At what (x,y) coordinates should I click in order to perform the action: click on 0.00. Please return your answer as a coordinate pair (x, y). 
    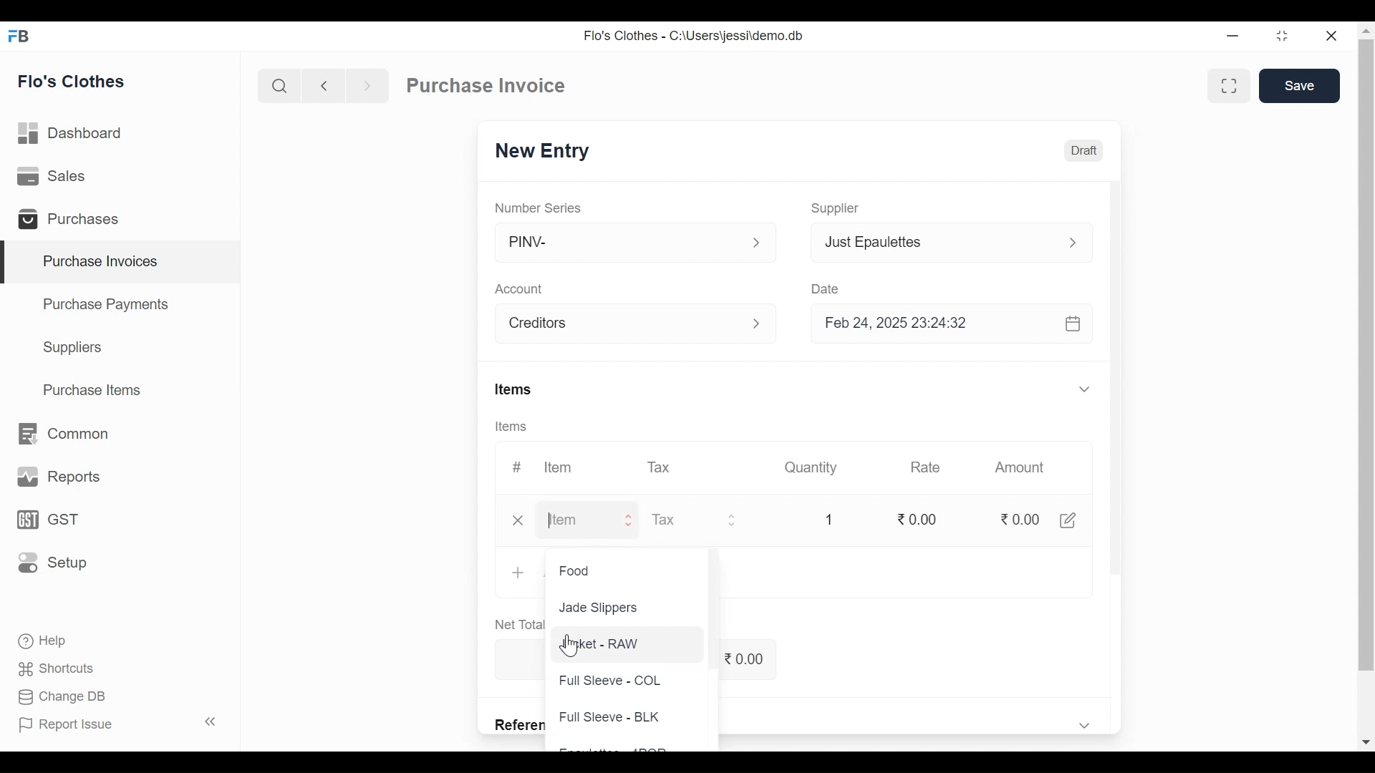
    Looking at the image, I should click on (922, 518).